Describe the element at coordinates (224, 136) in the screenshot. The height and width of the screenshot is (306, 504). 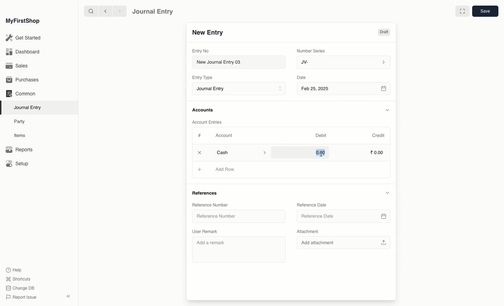
I see `Account` at that location.